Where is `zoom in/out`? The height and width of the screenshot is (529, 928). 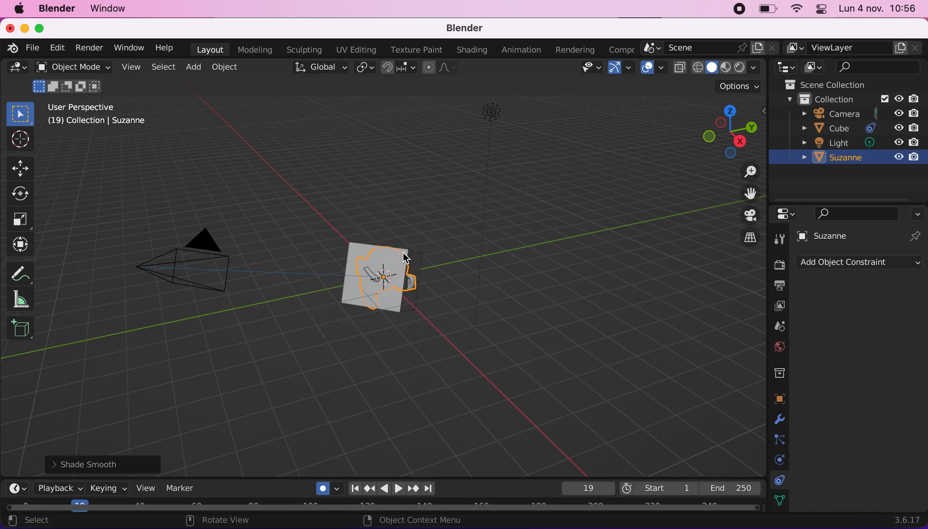 zoom in/out is located at coordinates (747, 171).